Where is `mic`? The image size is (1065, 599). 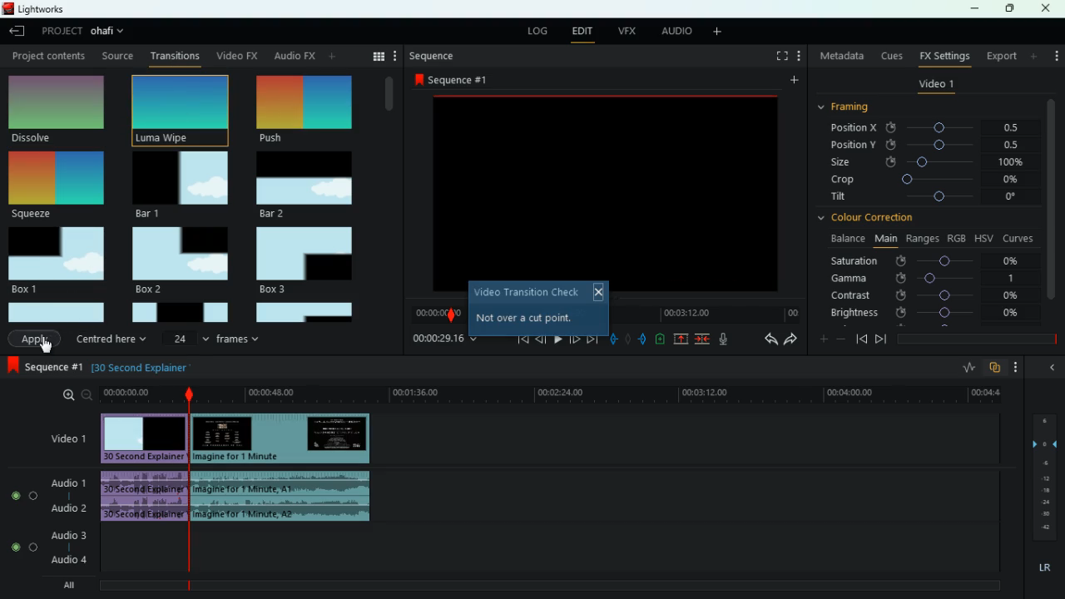 mic is located at coordinates (731, 340).